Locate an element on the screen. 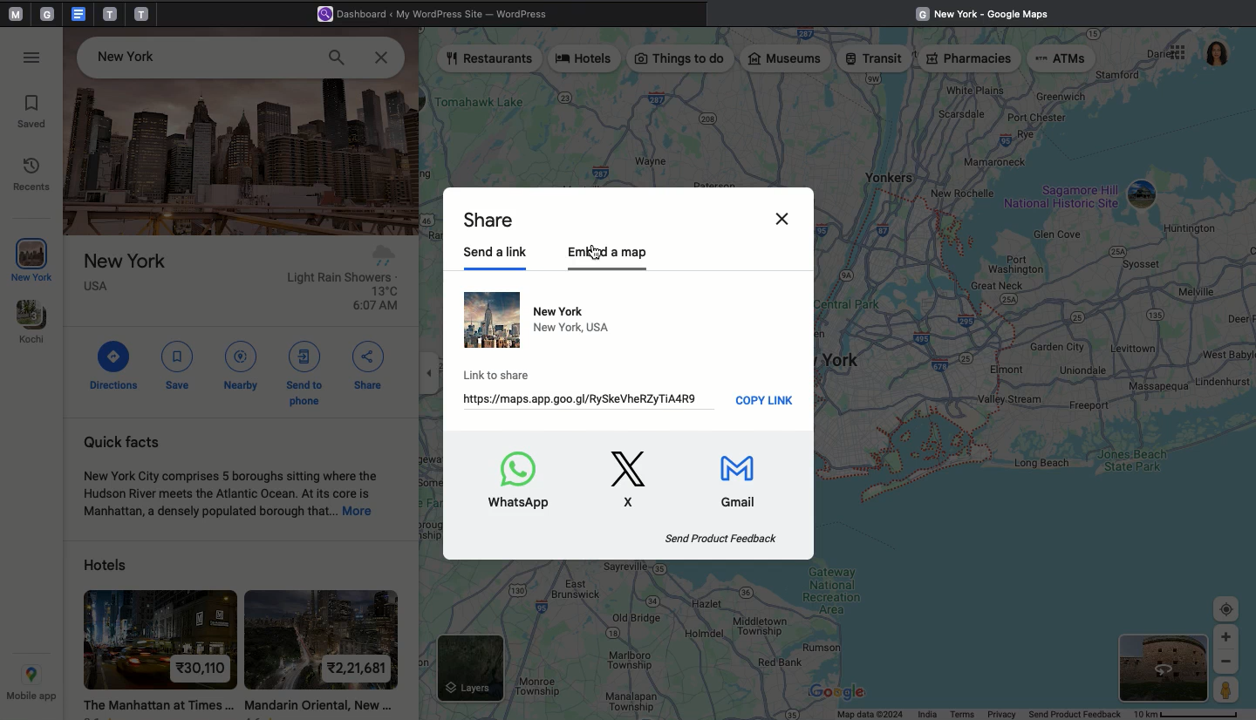  Google maps is located at coordinates (988, 12).